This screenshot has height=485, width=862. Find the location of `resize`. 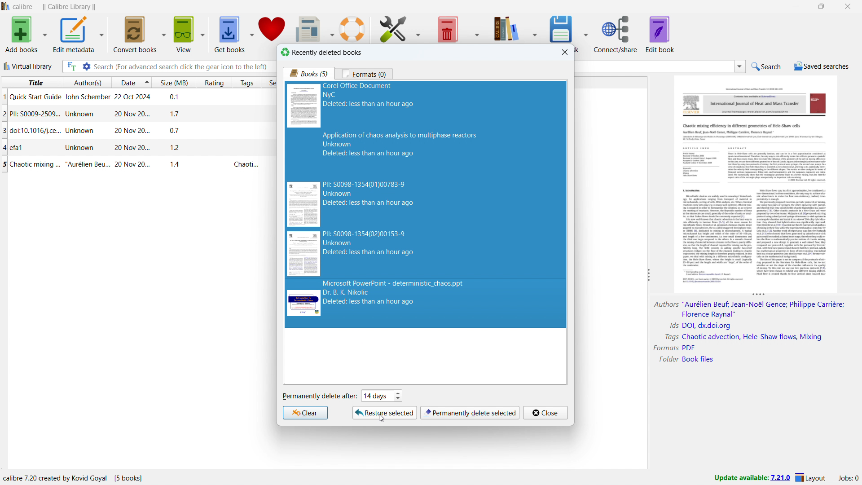

resize is located at coordinates (759, 295).